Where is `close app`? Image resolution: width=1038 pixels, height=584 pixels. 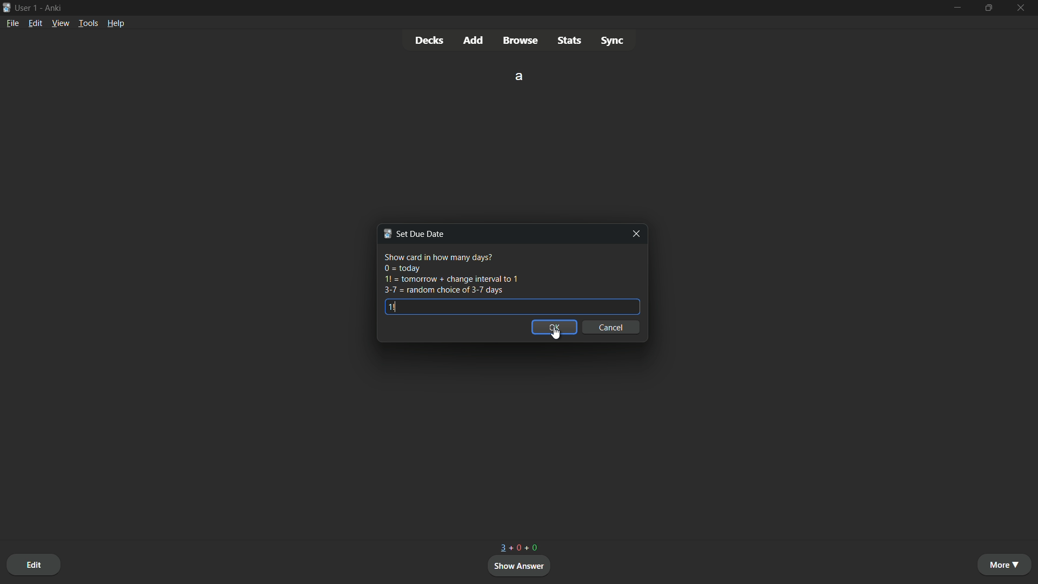 close app is located at coordinates (1023, 8).